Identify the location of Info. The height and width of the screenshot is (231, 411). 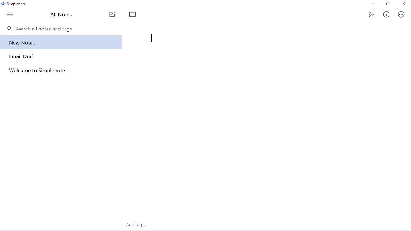
(386, 14).